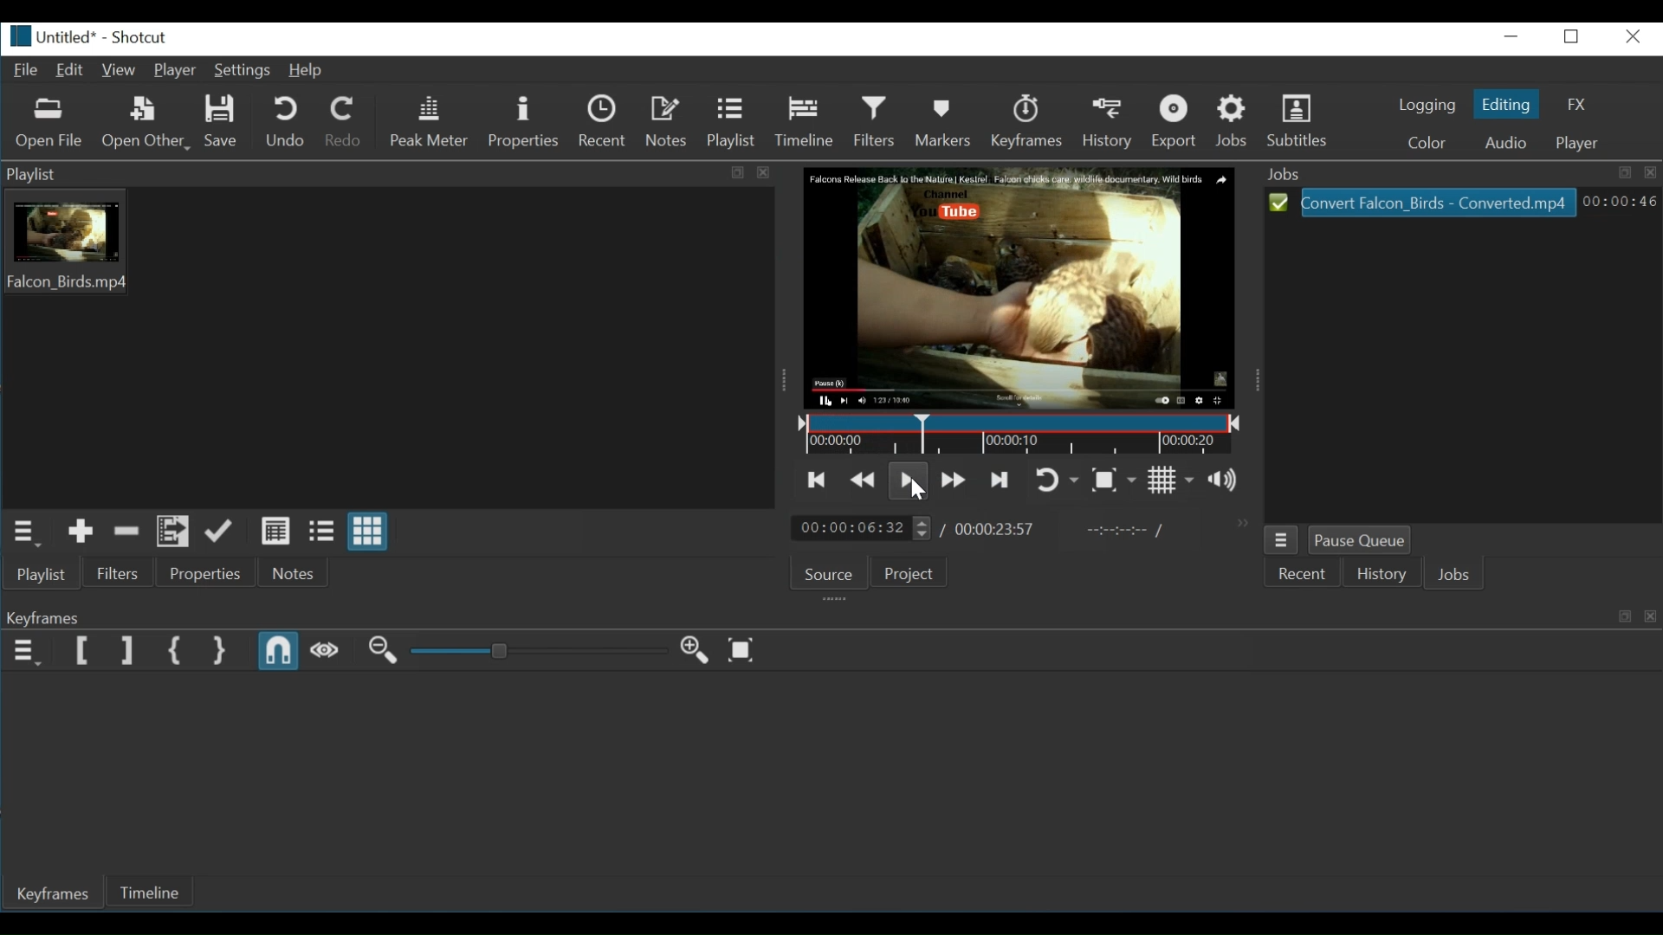 The height and width of the screenshot is (935, 1663). Describe the element at coordinates (117, 69) in the screenshot. I see `View` at that location.